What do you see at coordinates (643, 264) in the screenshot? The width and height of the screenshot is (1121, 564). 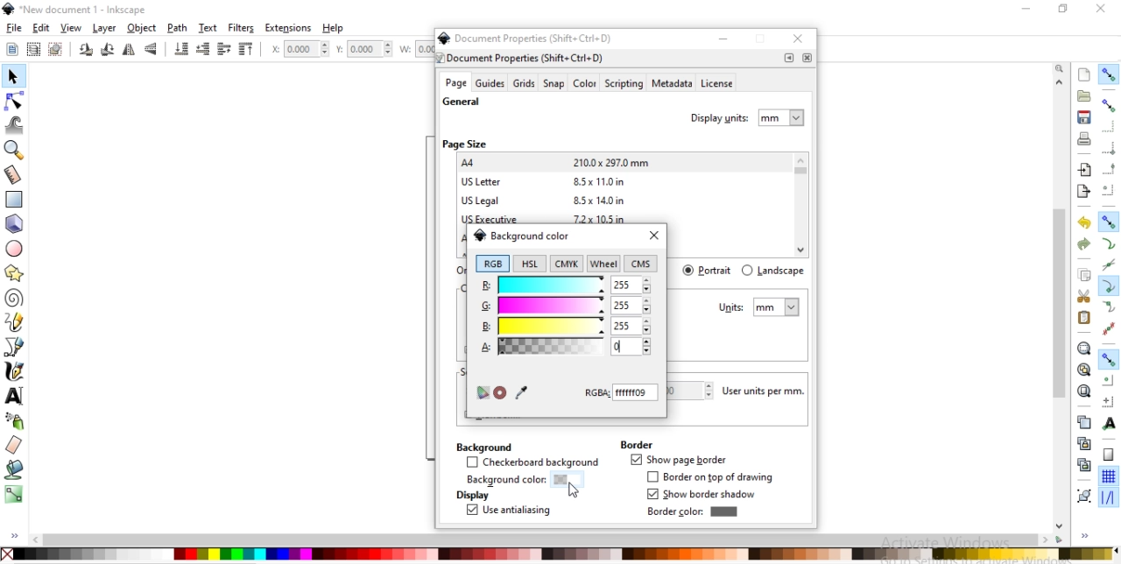 I see `cms` at bounding box center [643, 264].